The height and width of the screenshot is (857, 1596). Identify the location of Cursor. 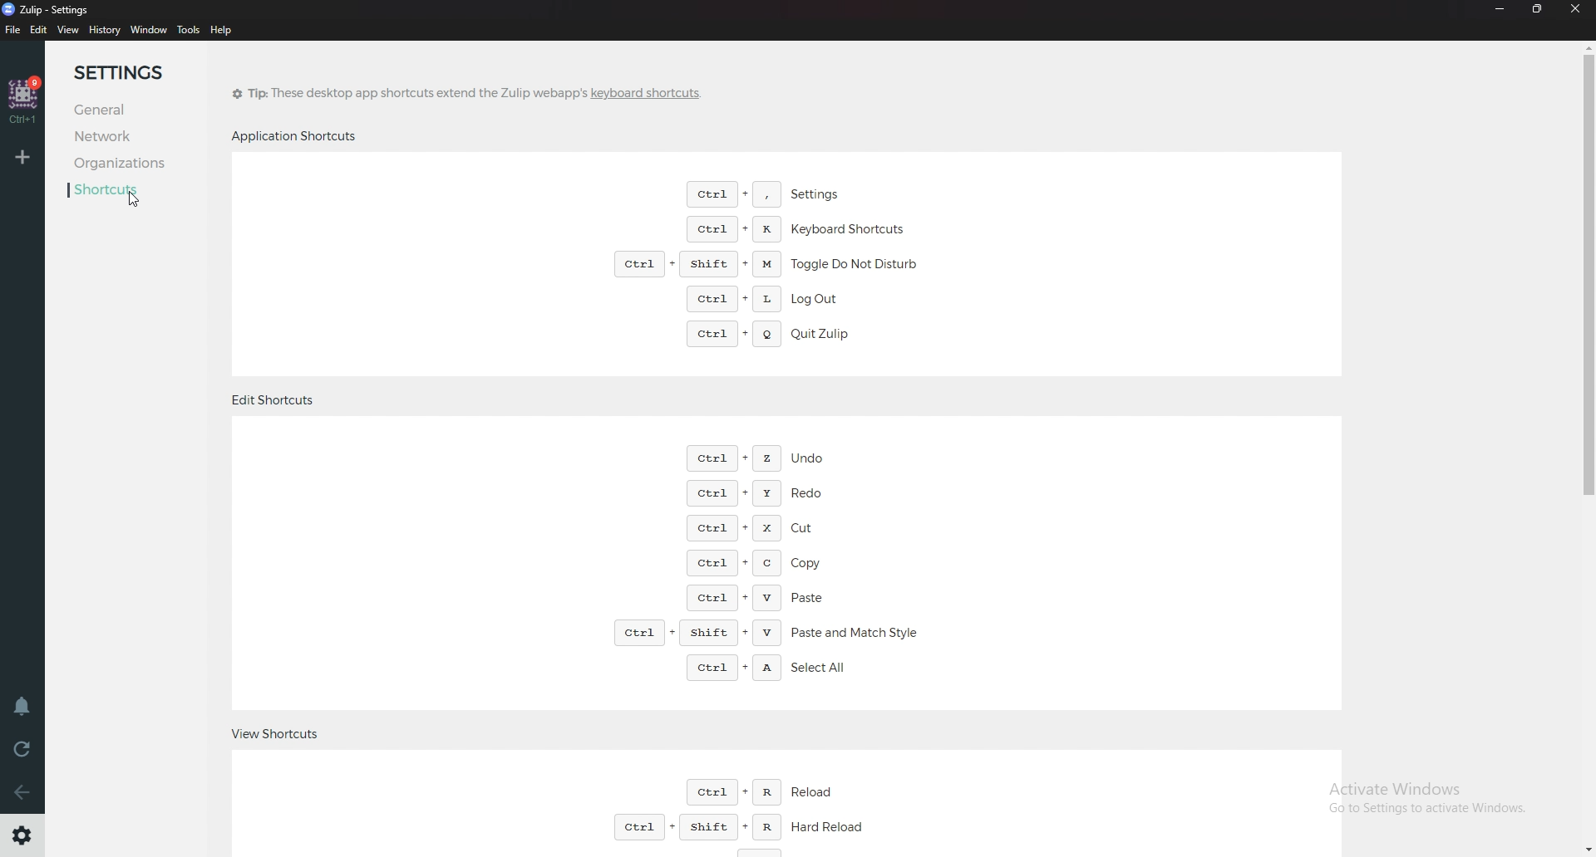
(131, 203).